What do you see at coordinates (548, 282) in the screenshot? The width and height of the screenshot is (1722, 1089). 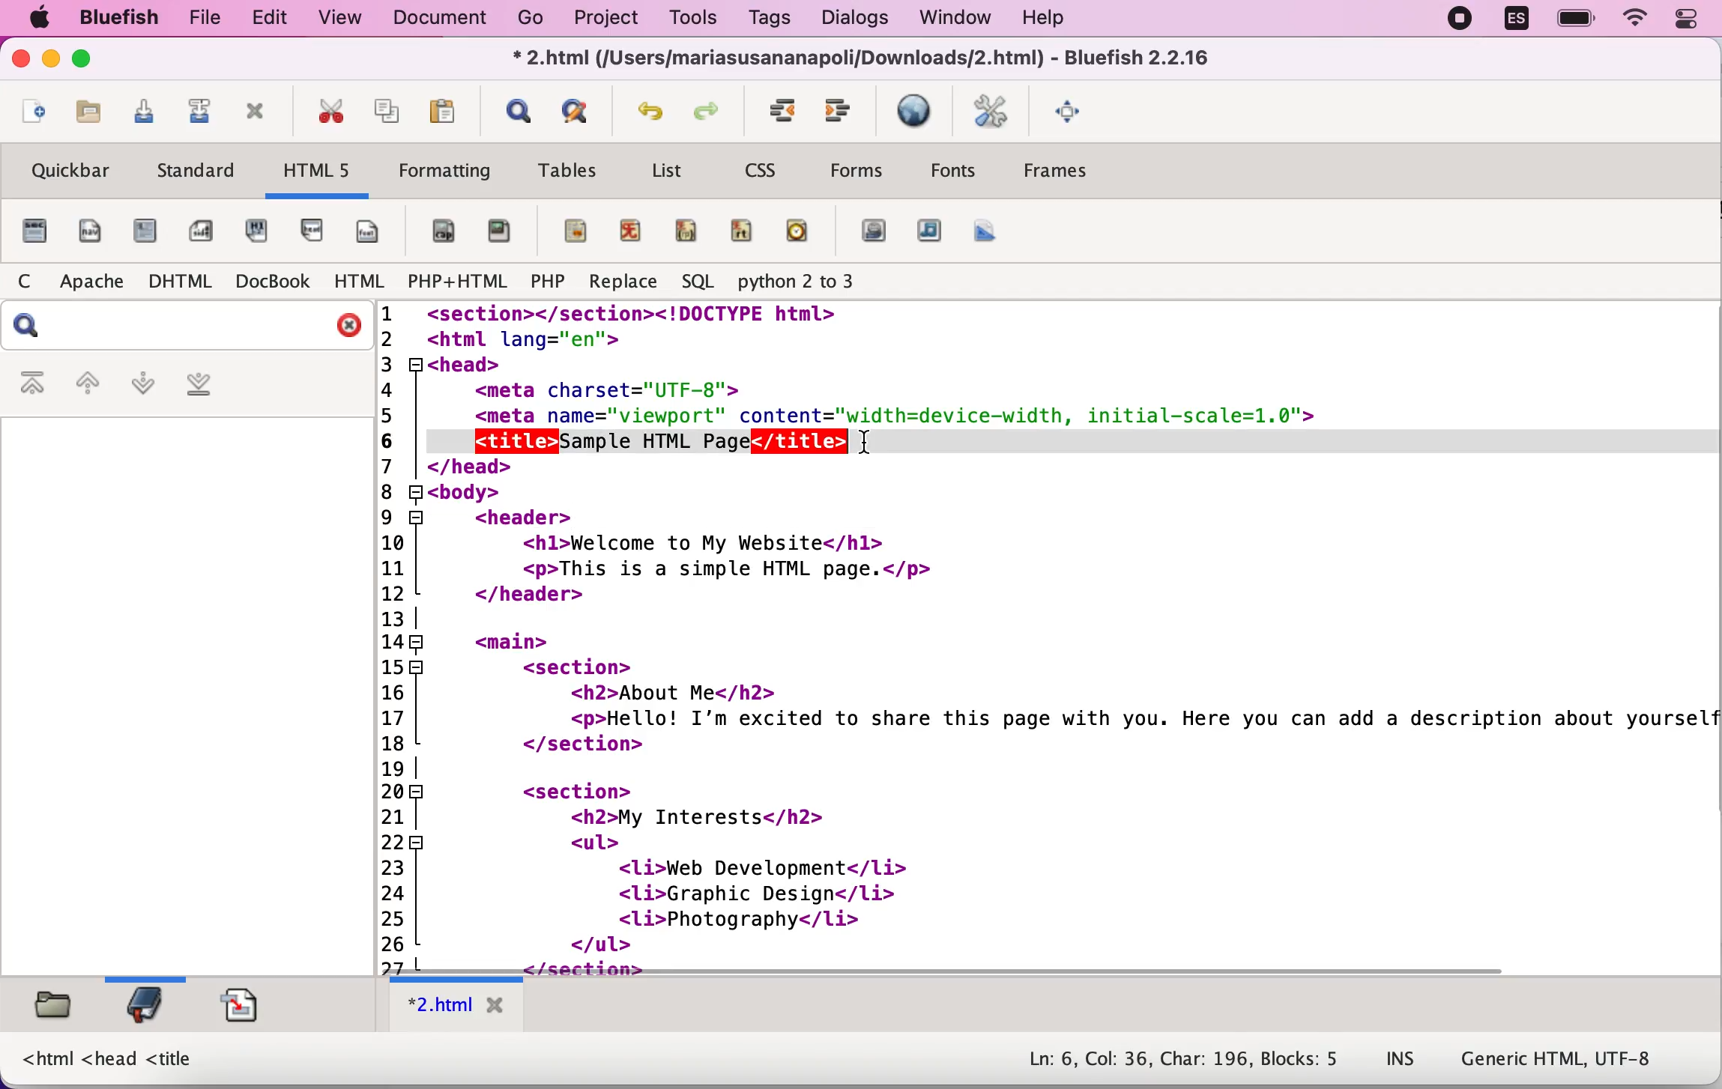 I see `php` at bounding box center [548, 282].